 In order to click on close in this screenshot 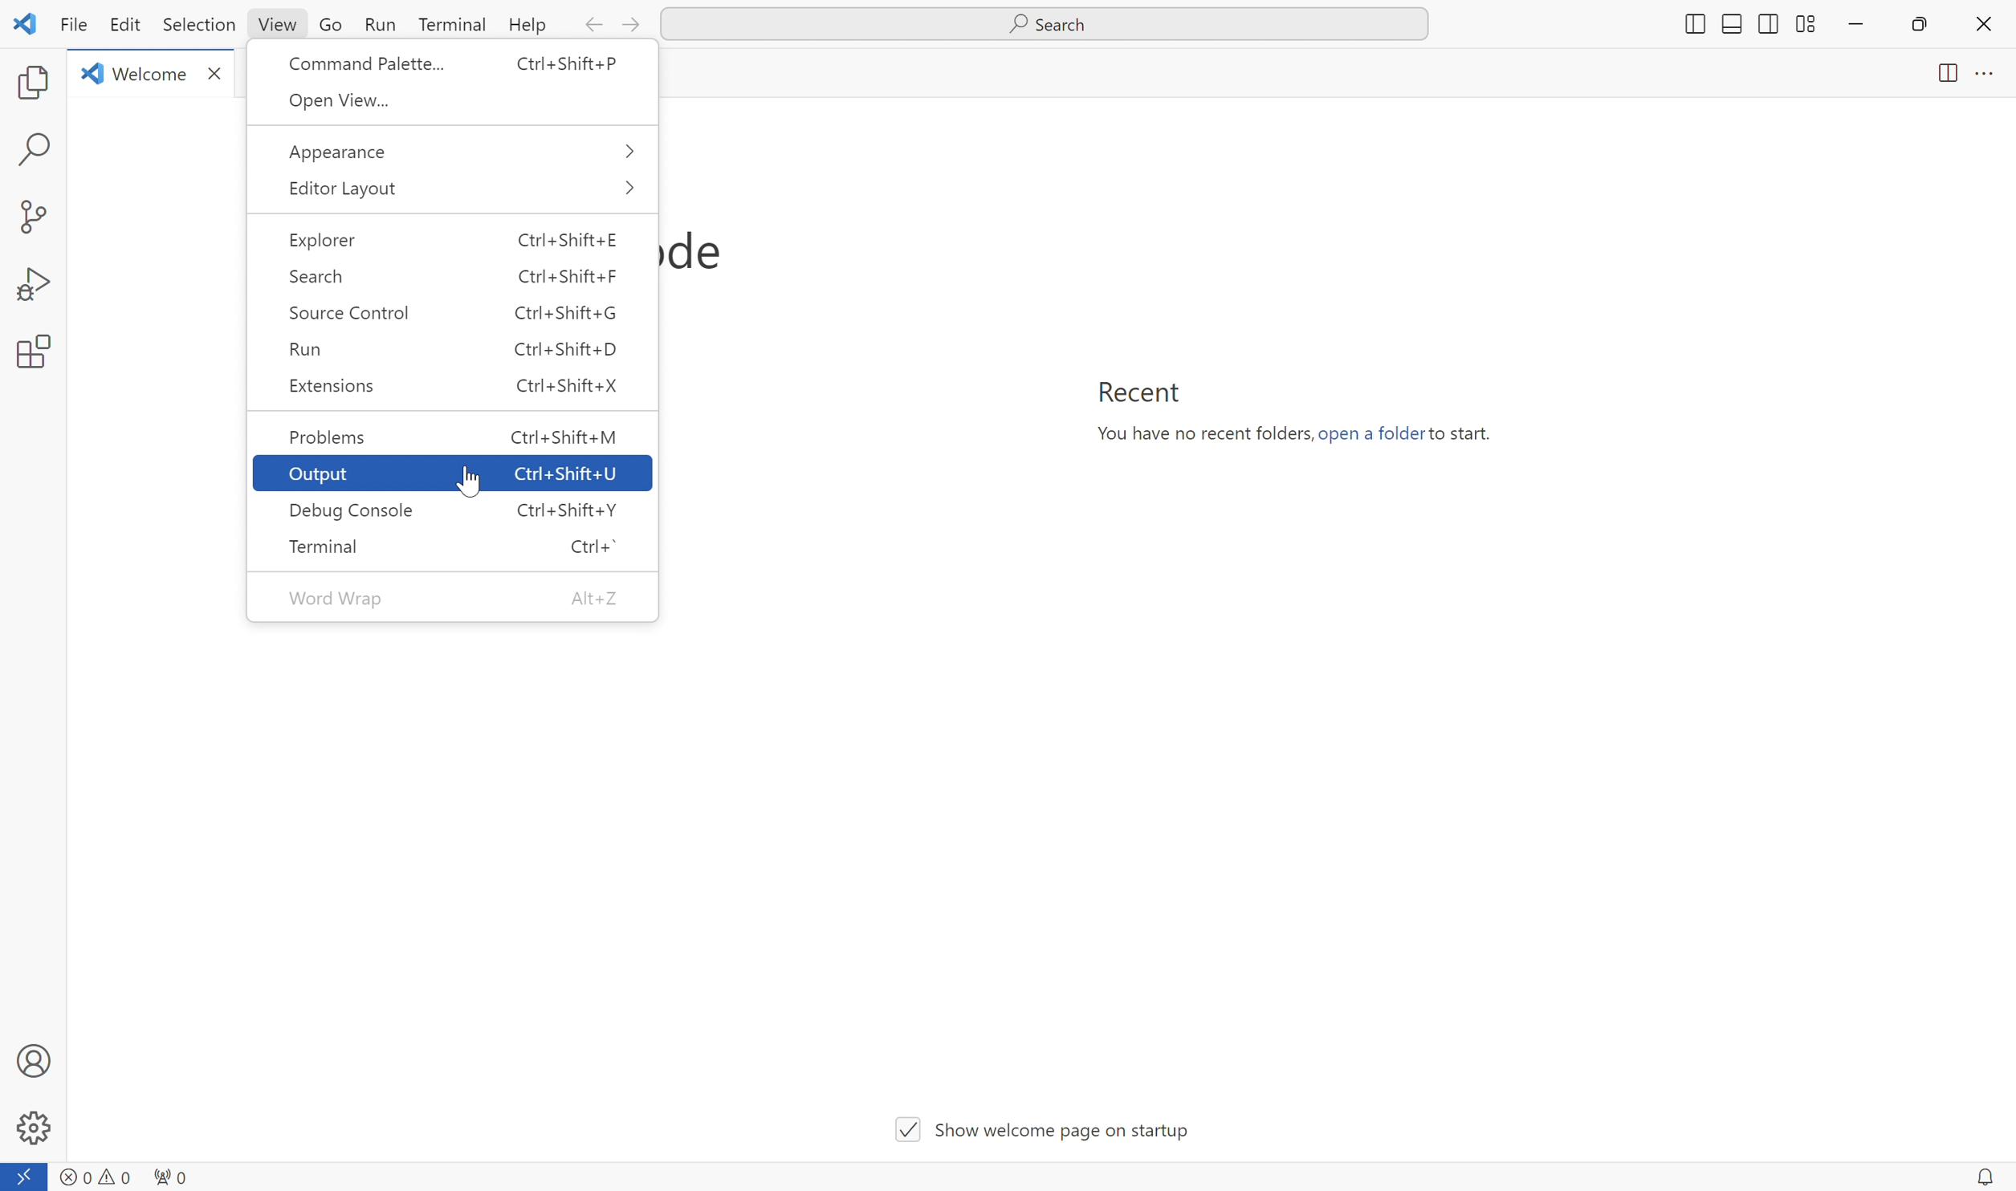, I will do `click(1985, 26)`.